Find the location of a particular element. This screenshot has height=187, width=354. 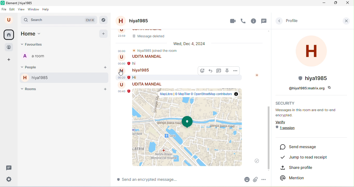

view is located at coordinates (22, 10).